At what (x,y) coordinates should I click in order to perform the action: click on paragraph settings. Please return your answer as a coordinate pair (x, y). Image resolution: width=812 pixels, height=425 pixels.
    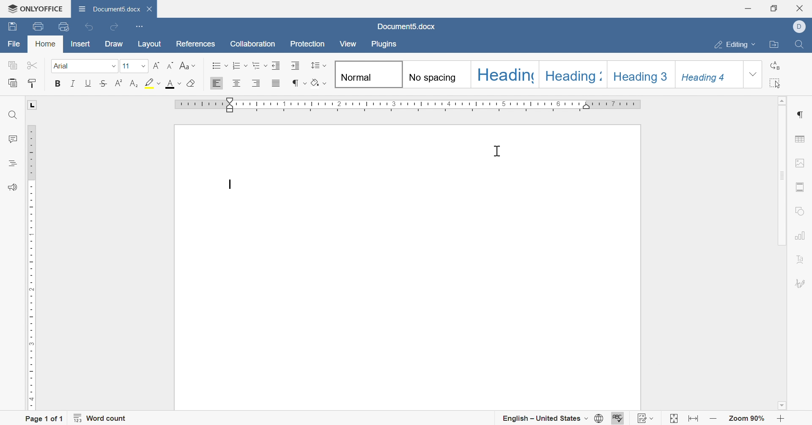
    Looking at the image, I should click on (802, 112).